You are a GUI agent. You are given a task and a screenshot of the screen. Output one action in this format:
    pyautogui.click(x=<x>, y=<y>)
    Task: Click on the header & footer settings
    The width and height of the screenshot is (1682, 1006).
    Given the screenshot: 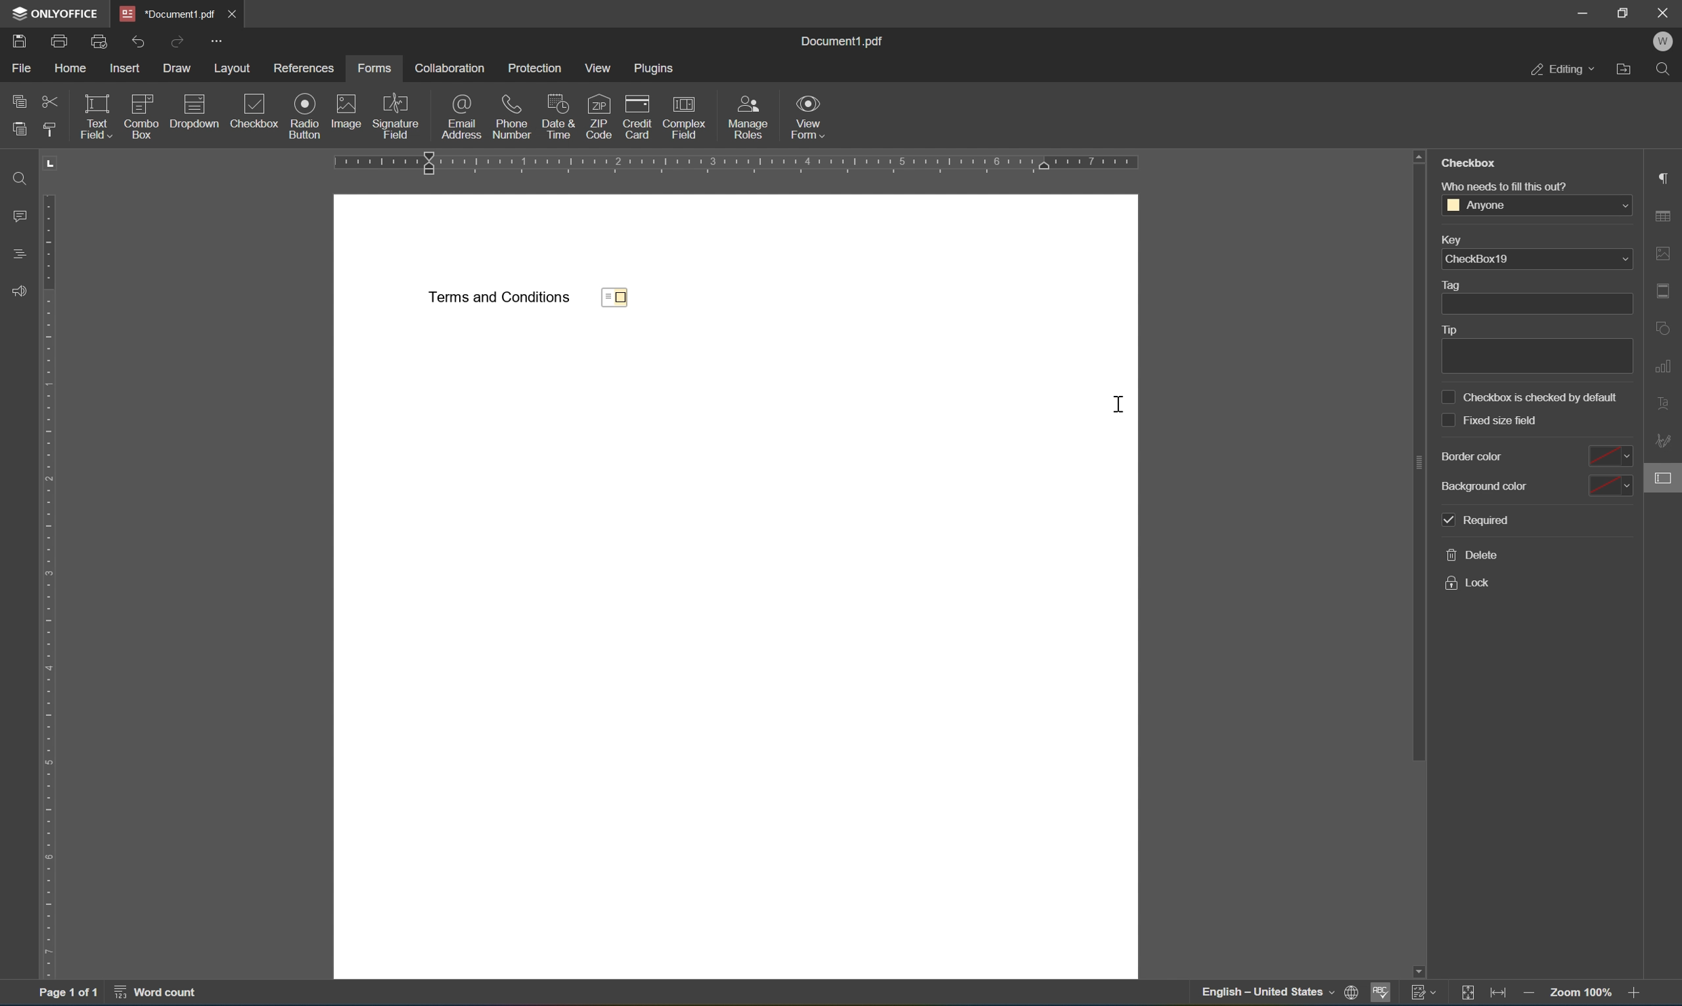 What is the action you would take?
    pyautogui.click(x=1666, y=293)
    